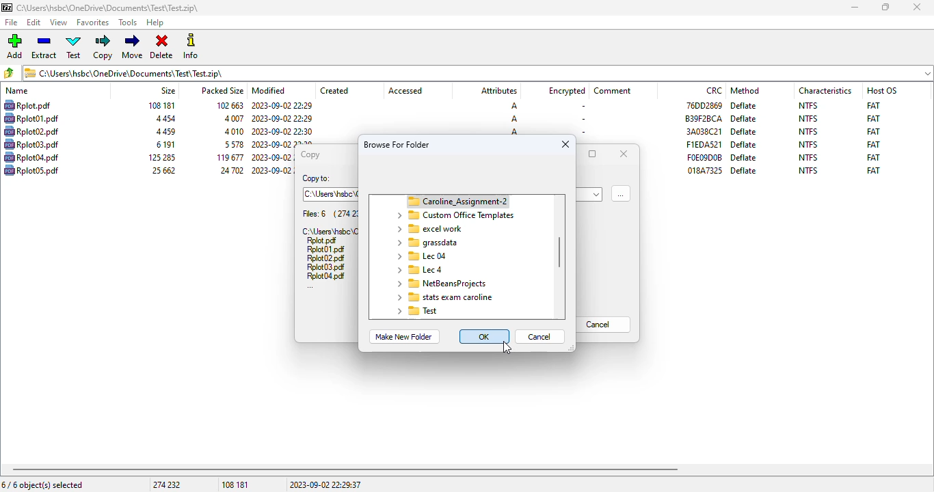  What do you see at coordinates (14, 46) in the screenshot?
I see `add` at bounding box center [14, 46].